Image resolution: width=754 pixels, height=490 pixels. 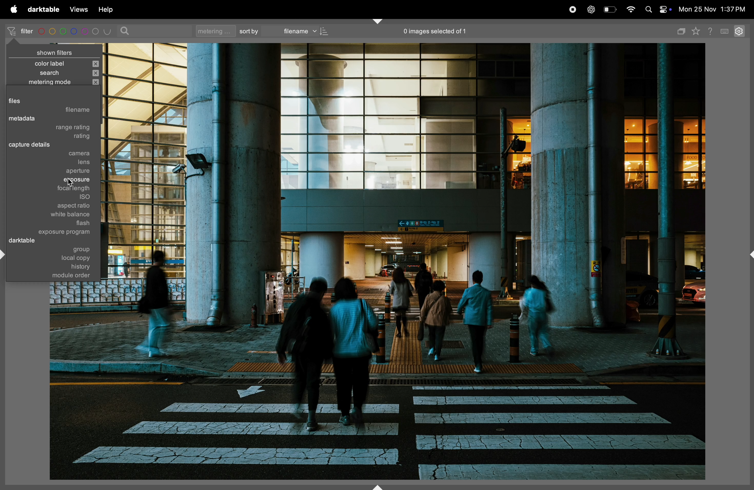 What do you see at coordinates (56, 49) in the screenshot?
I see `shown filters` at bounding box center [56, 49].